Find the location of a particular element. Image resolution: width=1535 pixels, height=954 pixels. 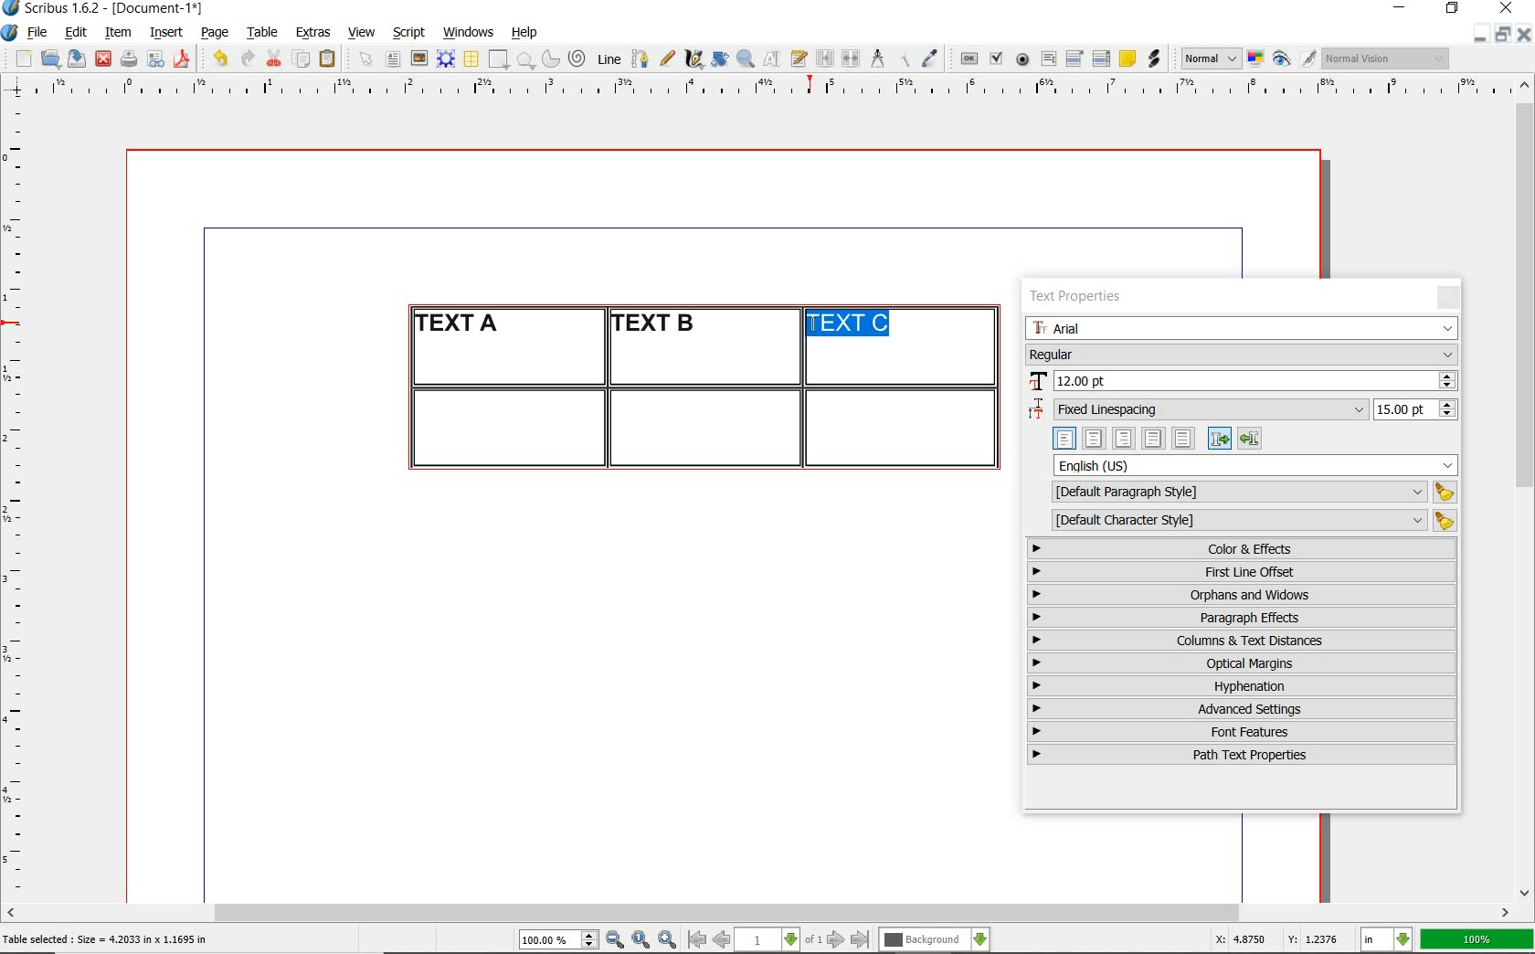

restore is located at coordinates (1453, 9).